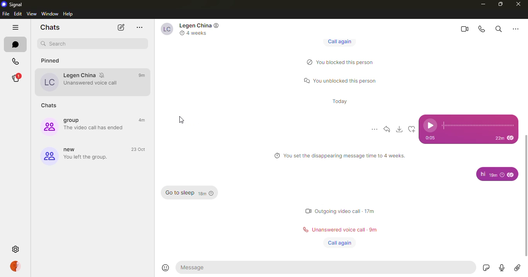 The image size is (528, 277). I want to click on more, so click(140, 27).